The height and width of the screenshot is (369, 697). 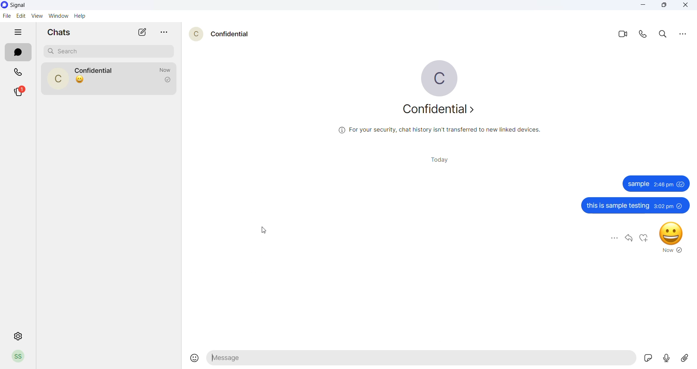 I want to click on emojis, so click(x=193, y=358).